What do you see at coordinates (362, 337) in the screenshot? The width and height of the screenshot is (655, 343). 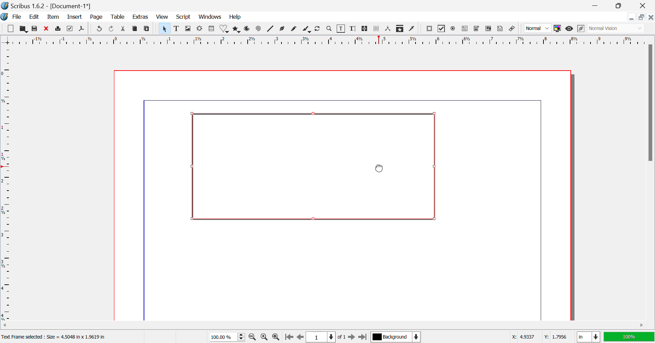 I see `Last Page` at bounding box center [362, 337].